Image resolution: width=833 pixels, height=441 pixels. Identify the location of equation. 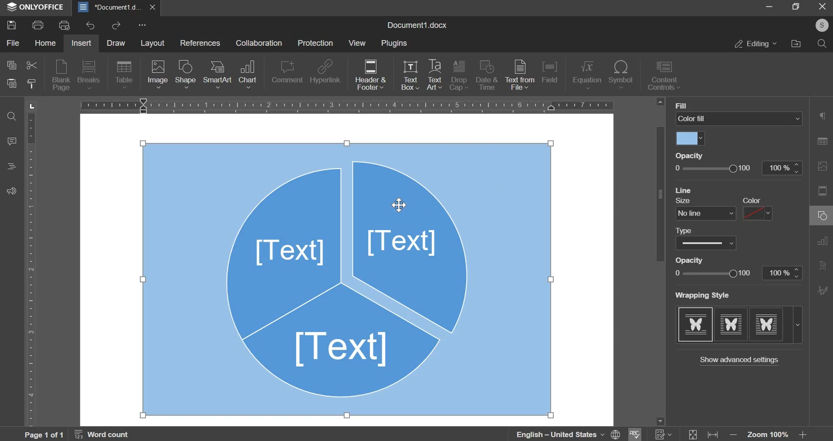
(587, 75).